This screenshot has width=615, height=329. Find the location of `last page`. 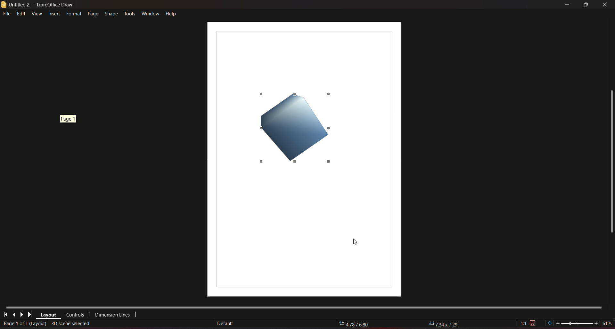

last page is located at coordinates (29, 315).